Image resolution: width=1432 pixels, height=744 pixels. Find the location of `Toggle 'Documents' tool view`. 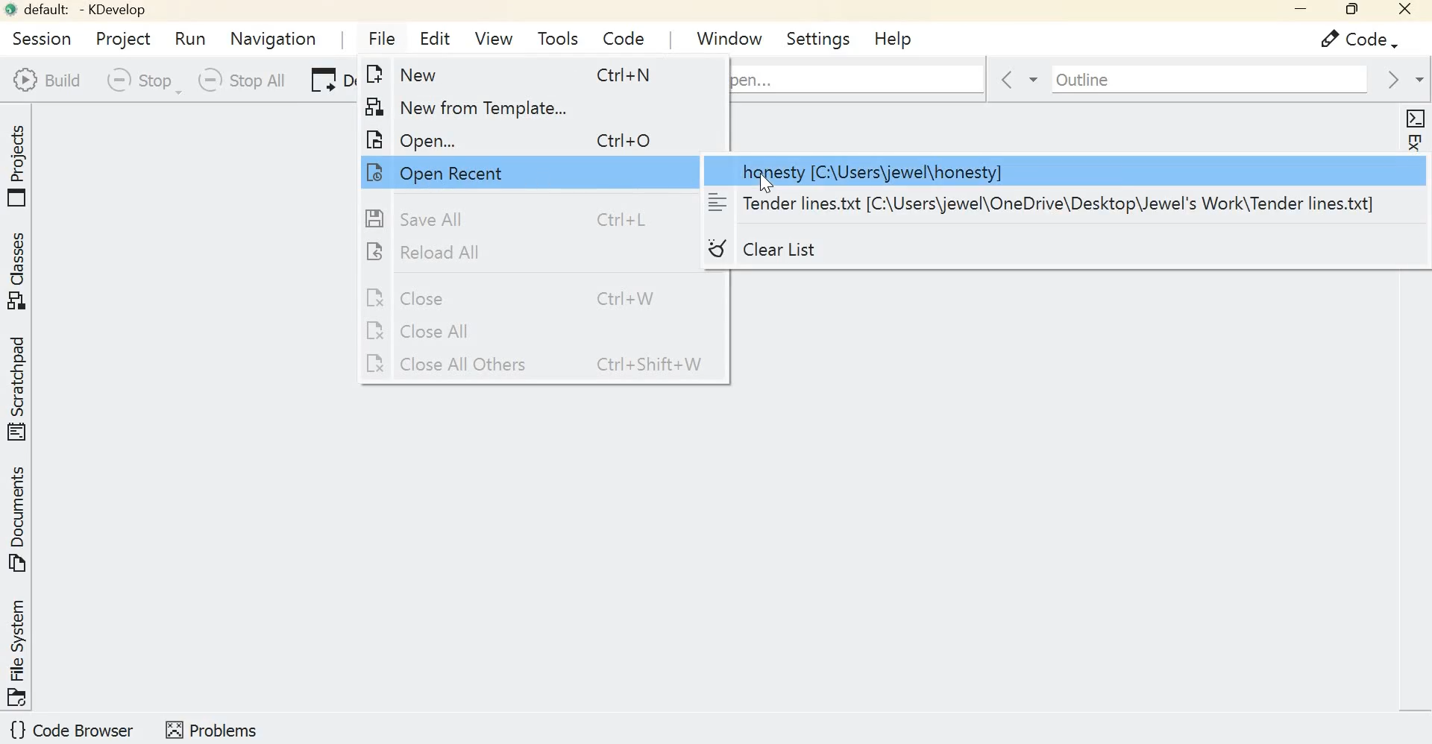

Toggle 'Documents' tool view is located at coordinates (20, 520).